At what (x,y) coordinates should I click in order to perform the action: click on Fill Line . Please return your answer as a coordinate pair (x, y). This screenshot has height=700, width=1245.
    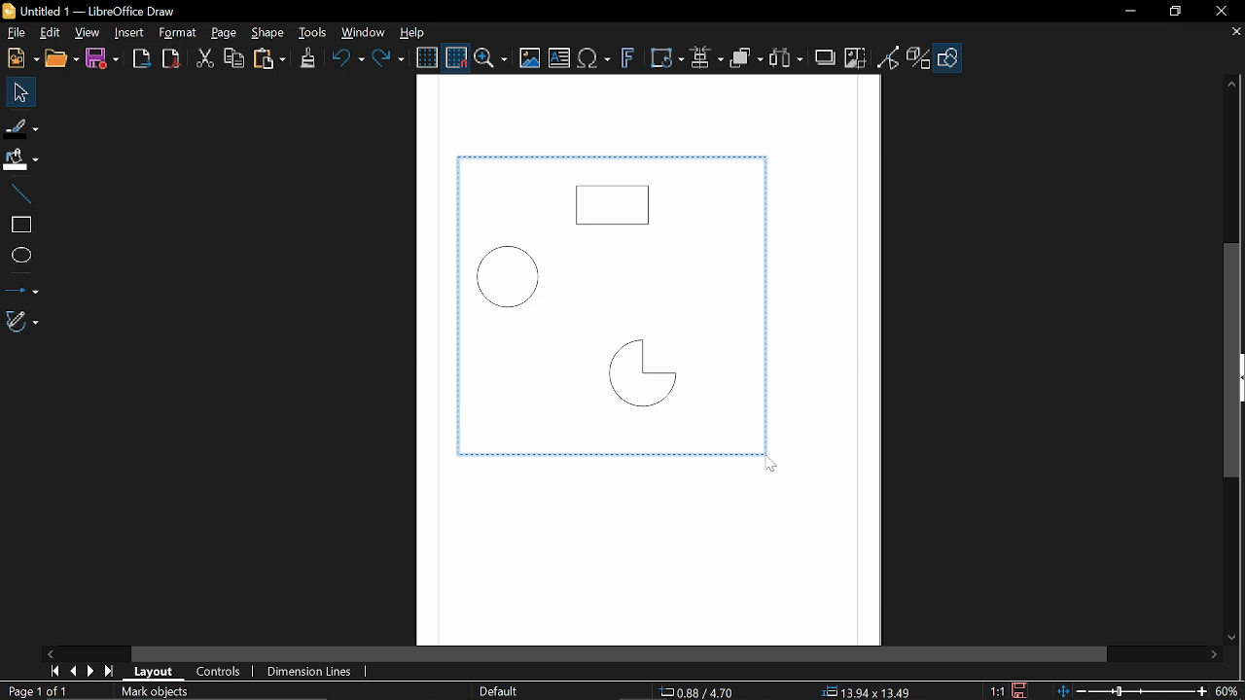
    Looking at the image, I should click on (21, 127).